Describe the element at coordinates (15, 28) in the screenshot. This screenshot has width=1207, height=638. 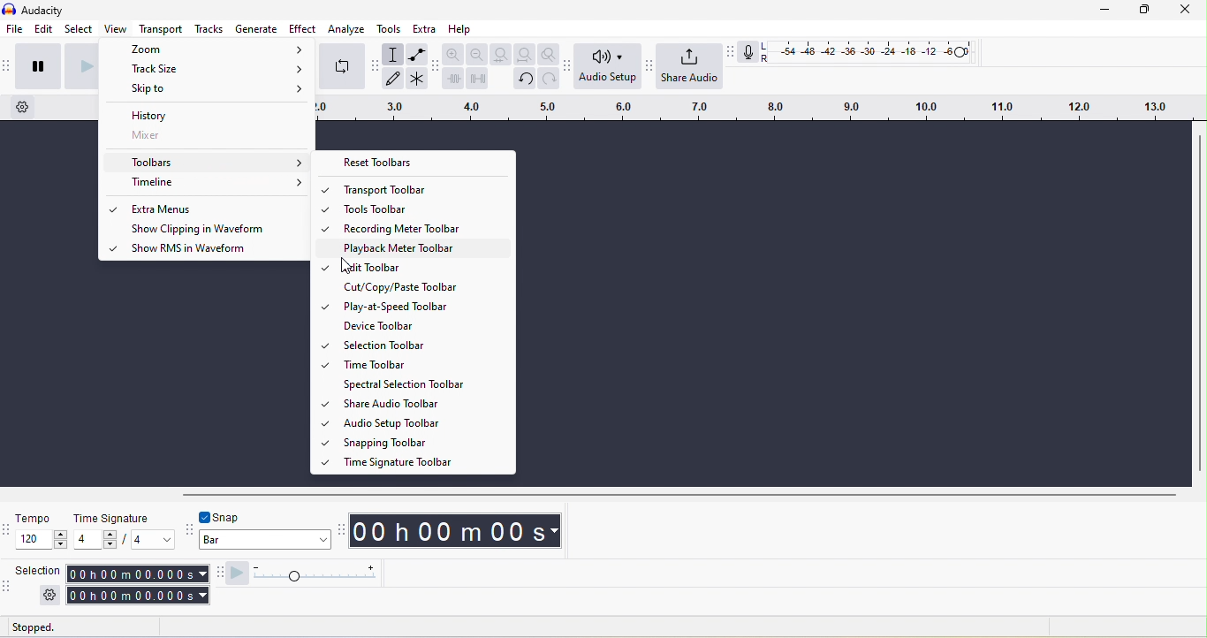
I see `file` at that location.